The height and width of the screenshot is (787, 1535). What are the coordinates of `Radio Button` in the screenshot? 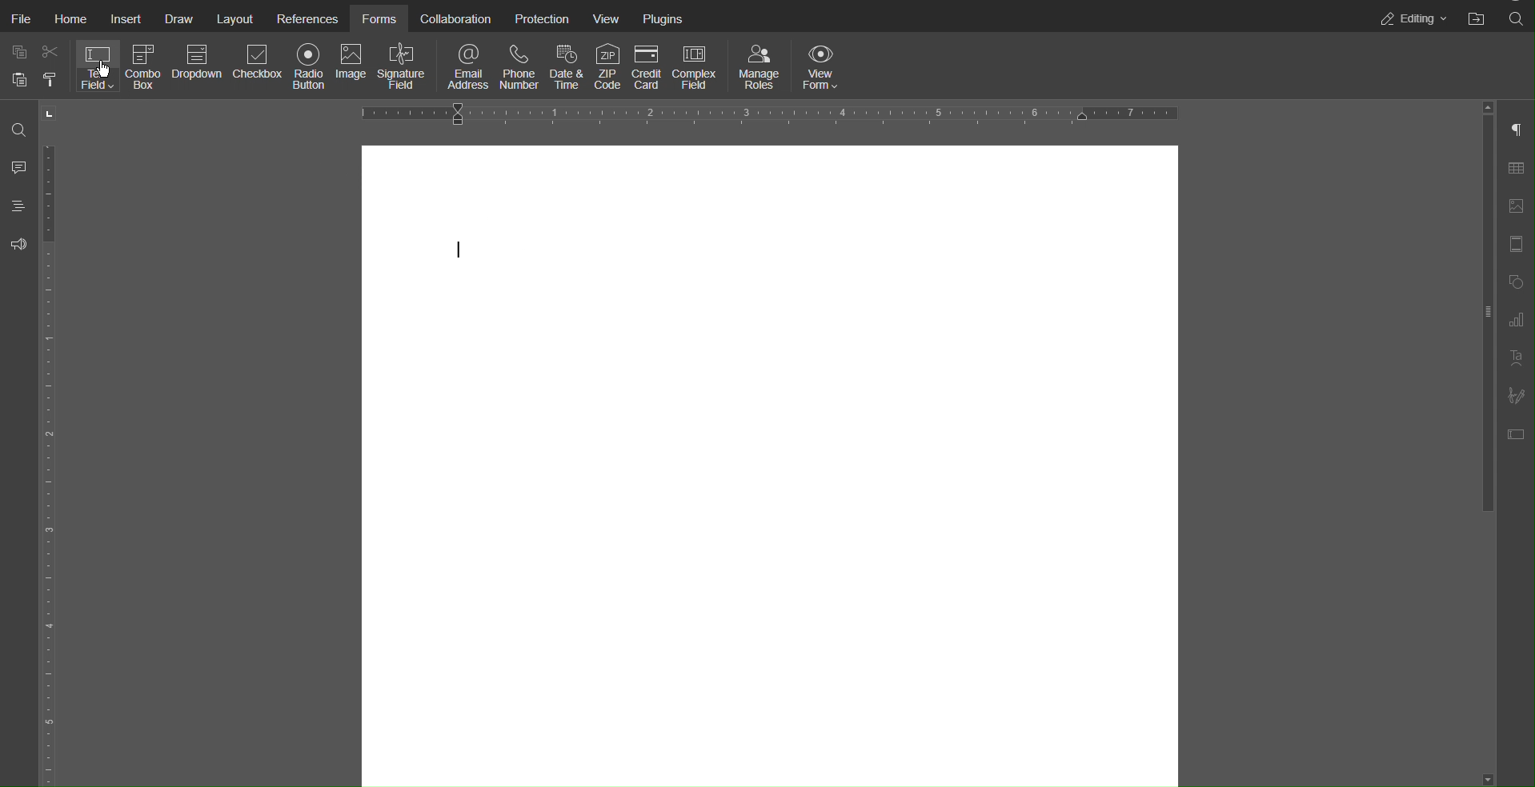 It's located at (308, 67).